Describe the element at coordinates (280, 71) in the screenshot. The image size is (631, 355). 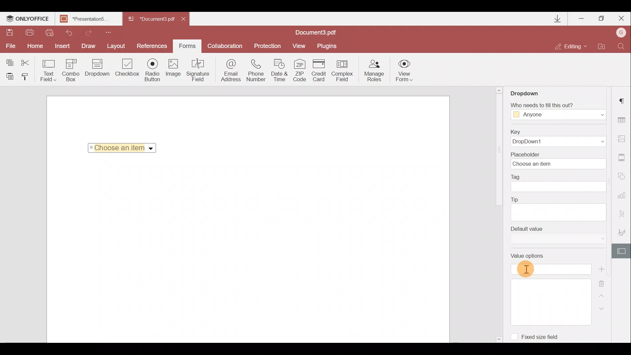
I see `Date & time` at that location.